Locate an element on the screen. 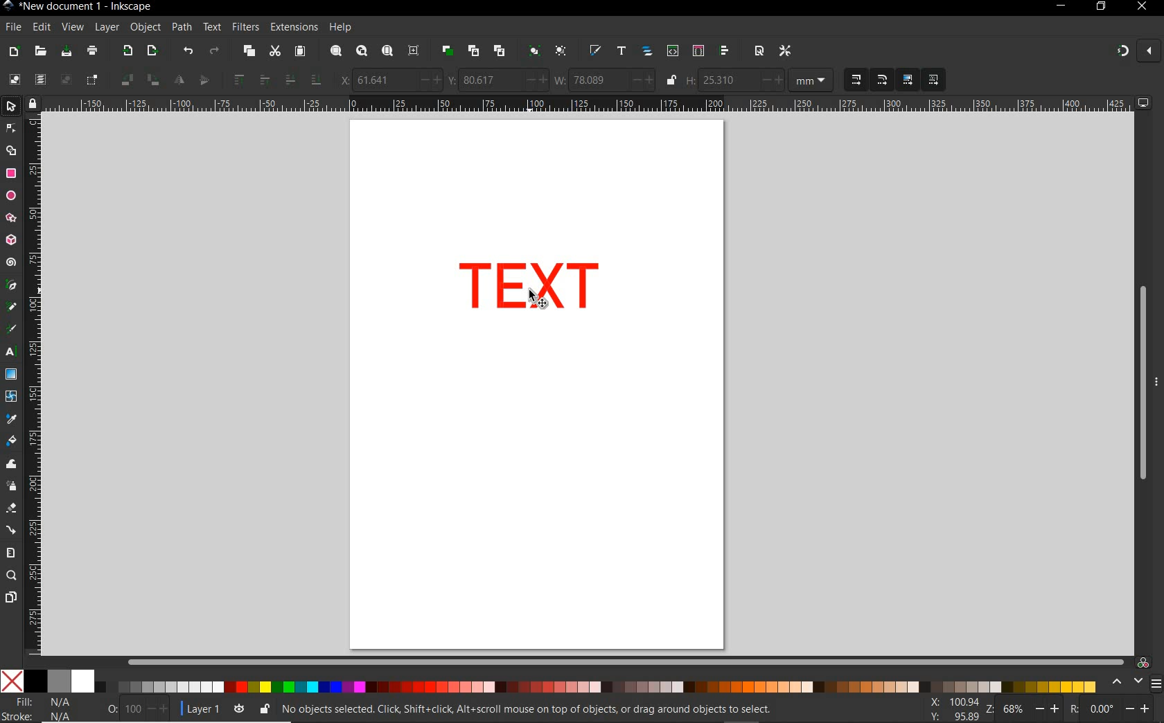 This screenshot has width=1164, height=723. ruler is located at coordinates (589, 105).